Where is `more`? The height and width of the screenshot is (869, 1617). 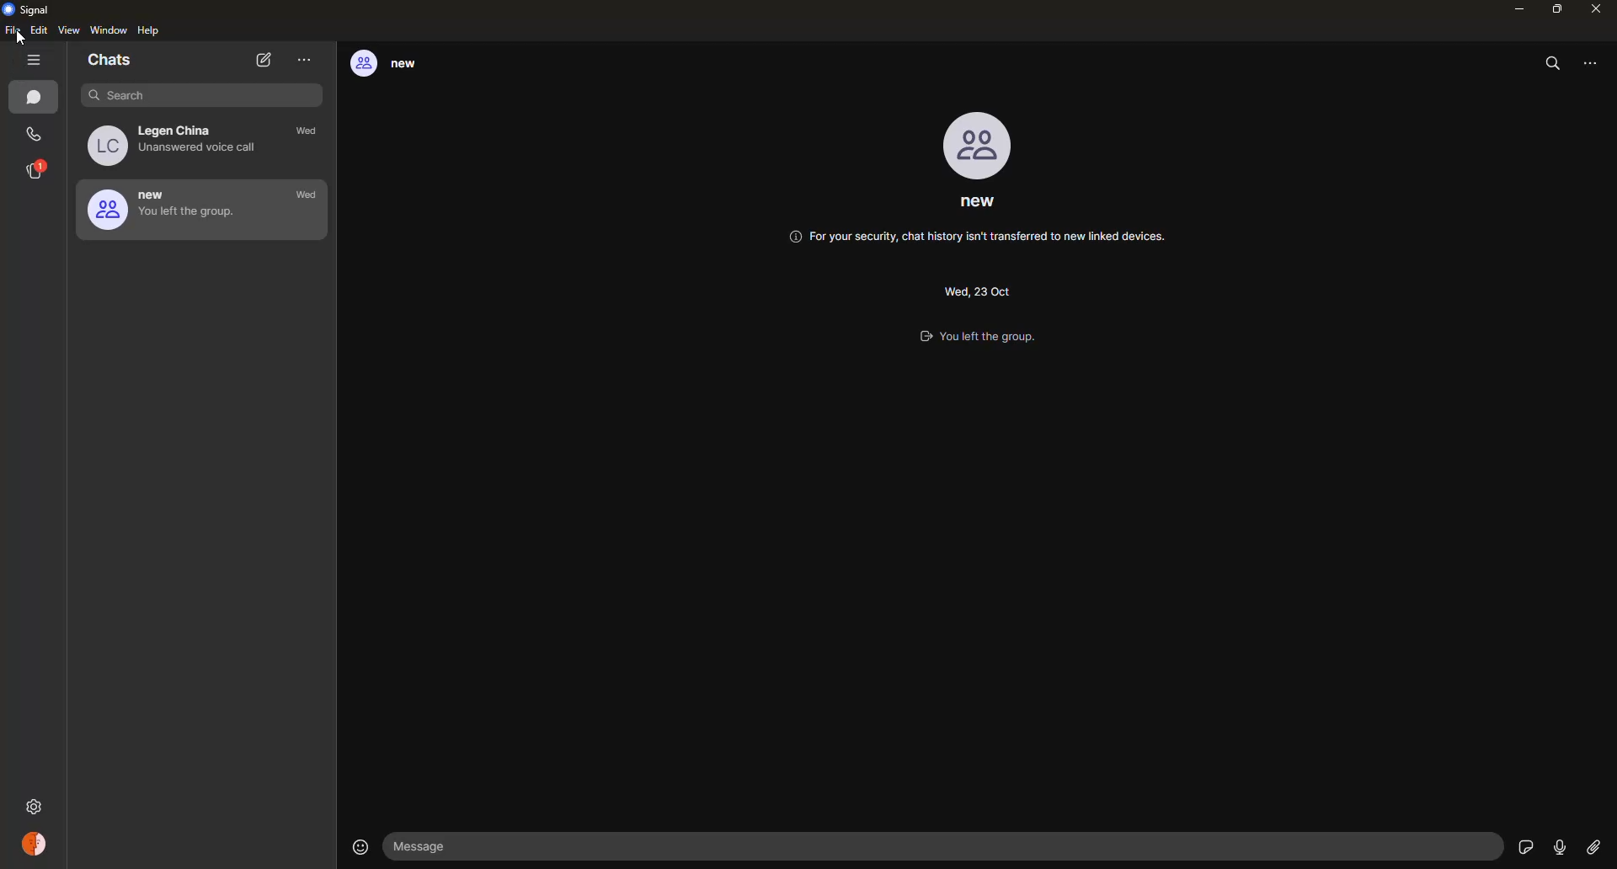
more is located at coordinates (1595, 62).